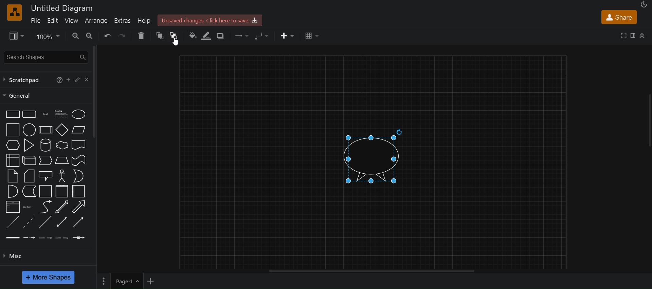 Image resolution: width=652 pixels, height=289 pixels. I want to click on triangle, so click(29, 145).